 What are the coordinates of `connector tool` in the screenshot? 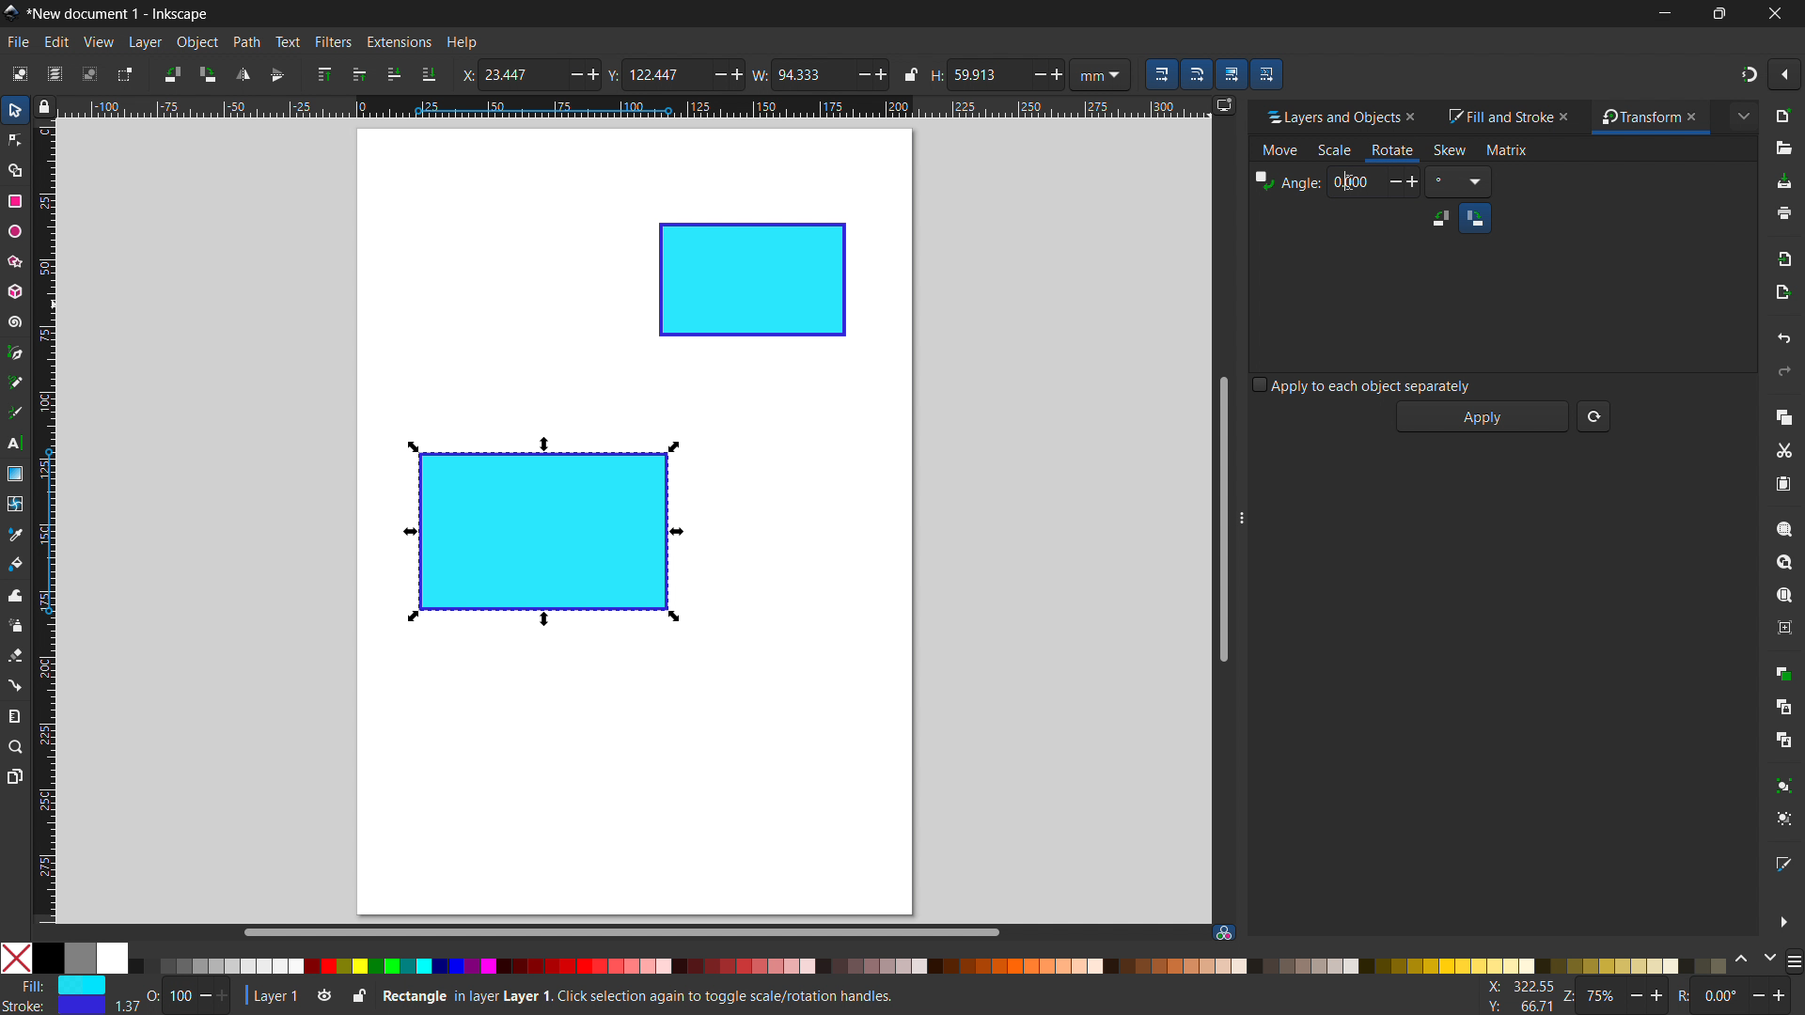 It's located at (14, 684).